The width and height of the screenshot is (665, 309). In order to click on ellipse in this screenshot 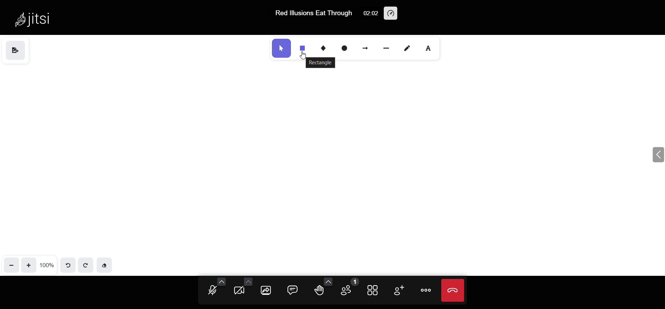, I will do `click(346, 48)`.